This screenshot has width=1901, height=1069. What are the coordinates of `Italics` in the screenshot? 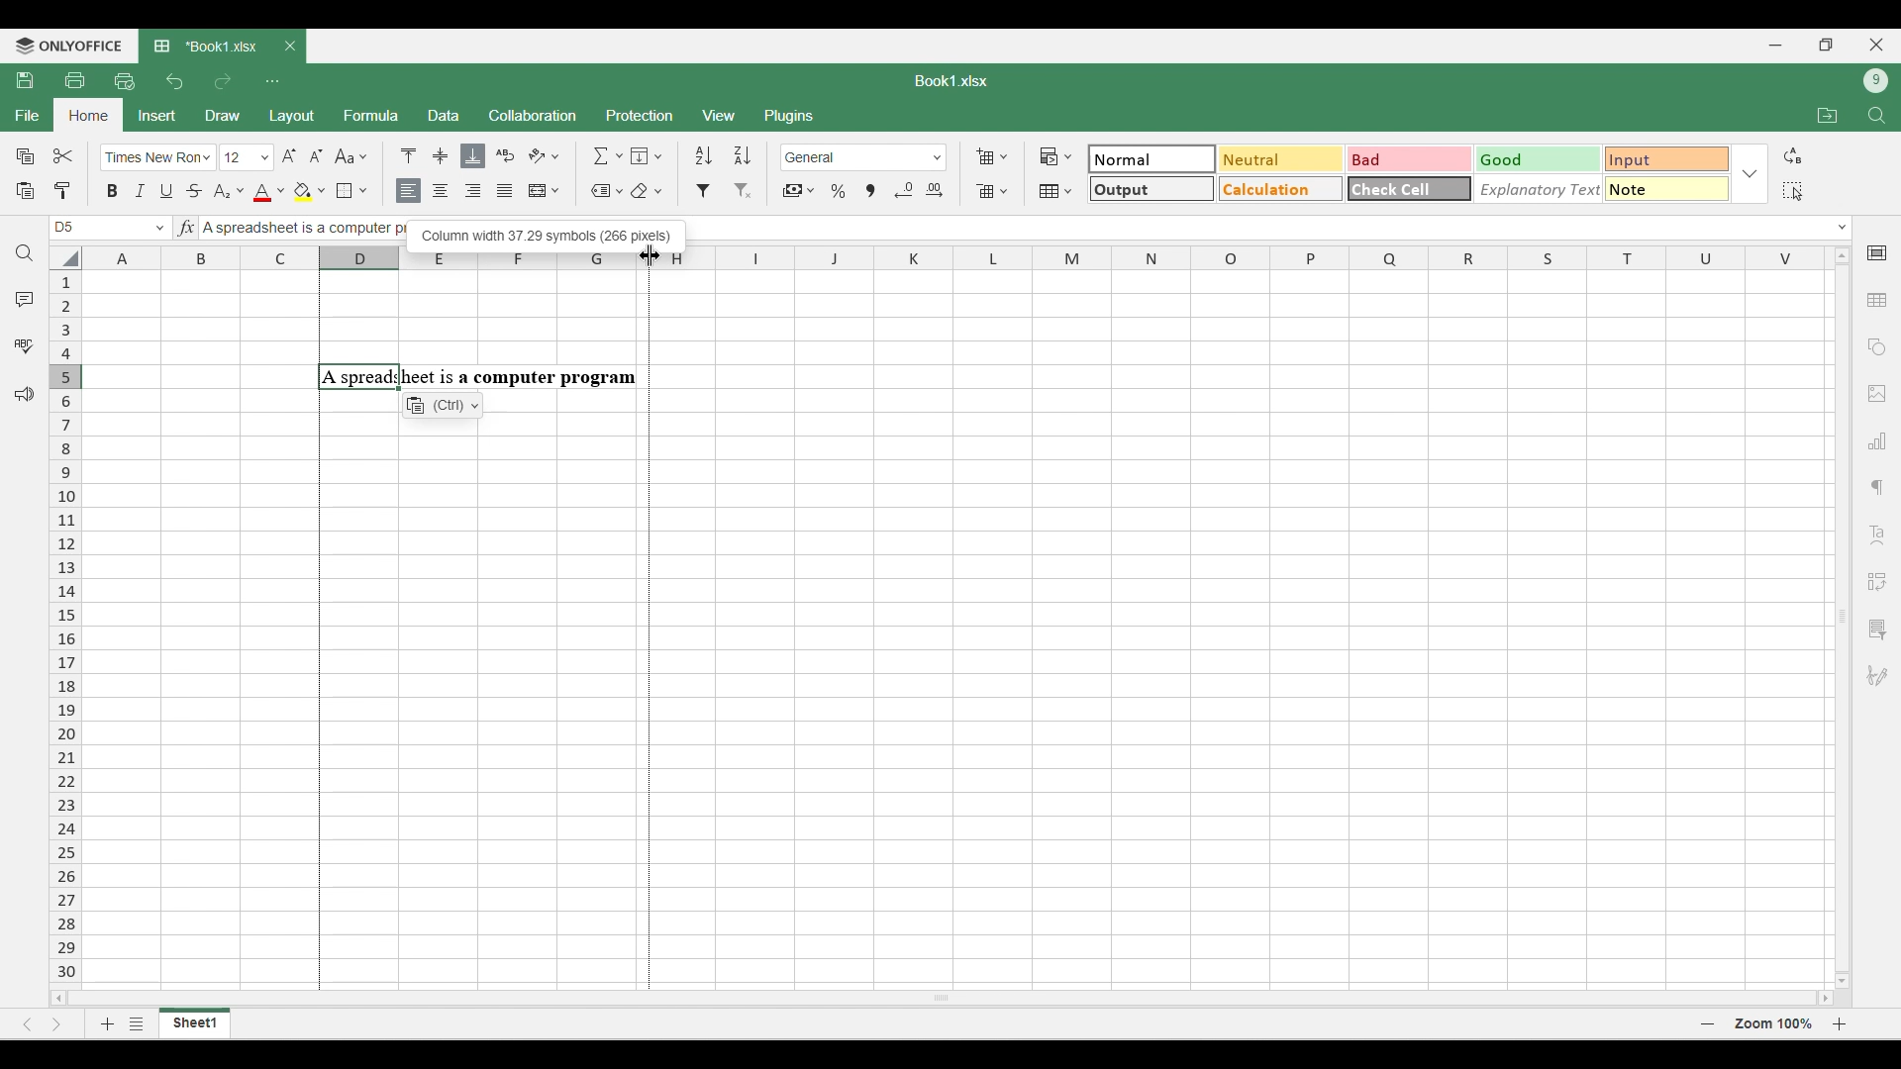 It's located at (140, 190).